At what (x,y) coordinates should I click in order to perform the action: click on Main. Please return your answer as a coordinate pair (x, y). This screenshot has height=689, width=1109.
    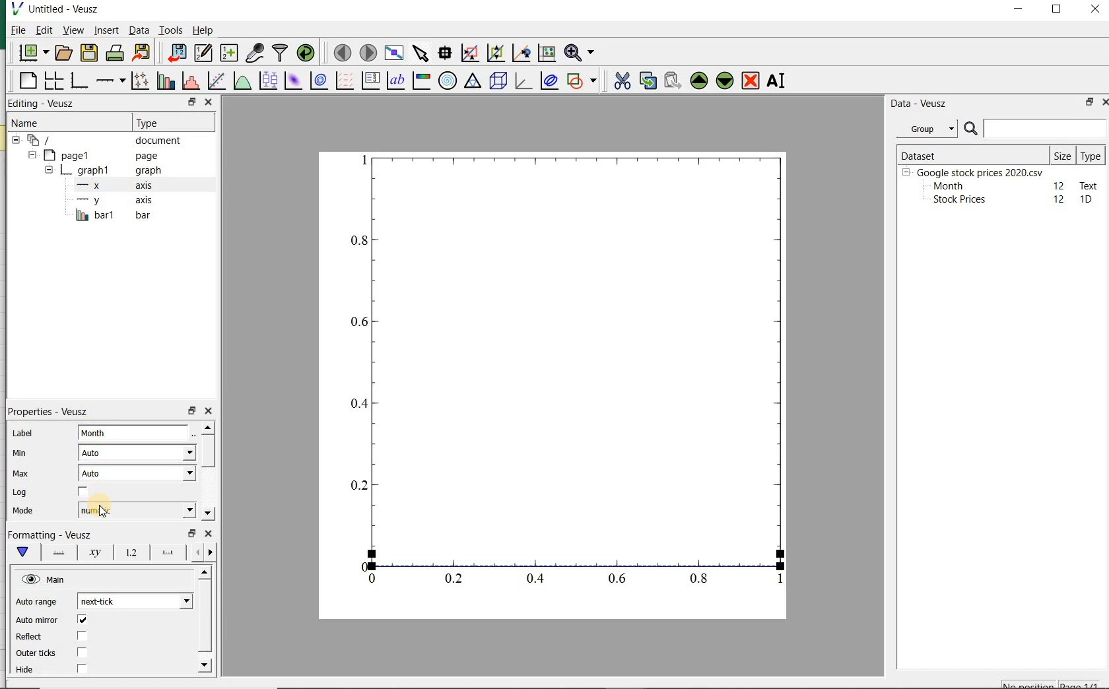
    Looking at the image, I should click on (44, 579).